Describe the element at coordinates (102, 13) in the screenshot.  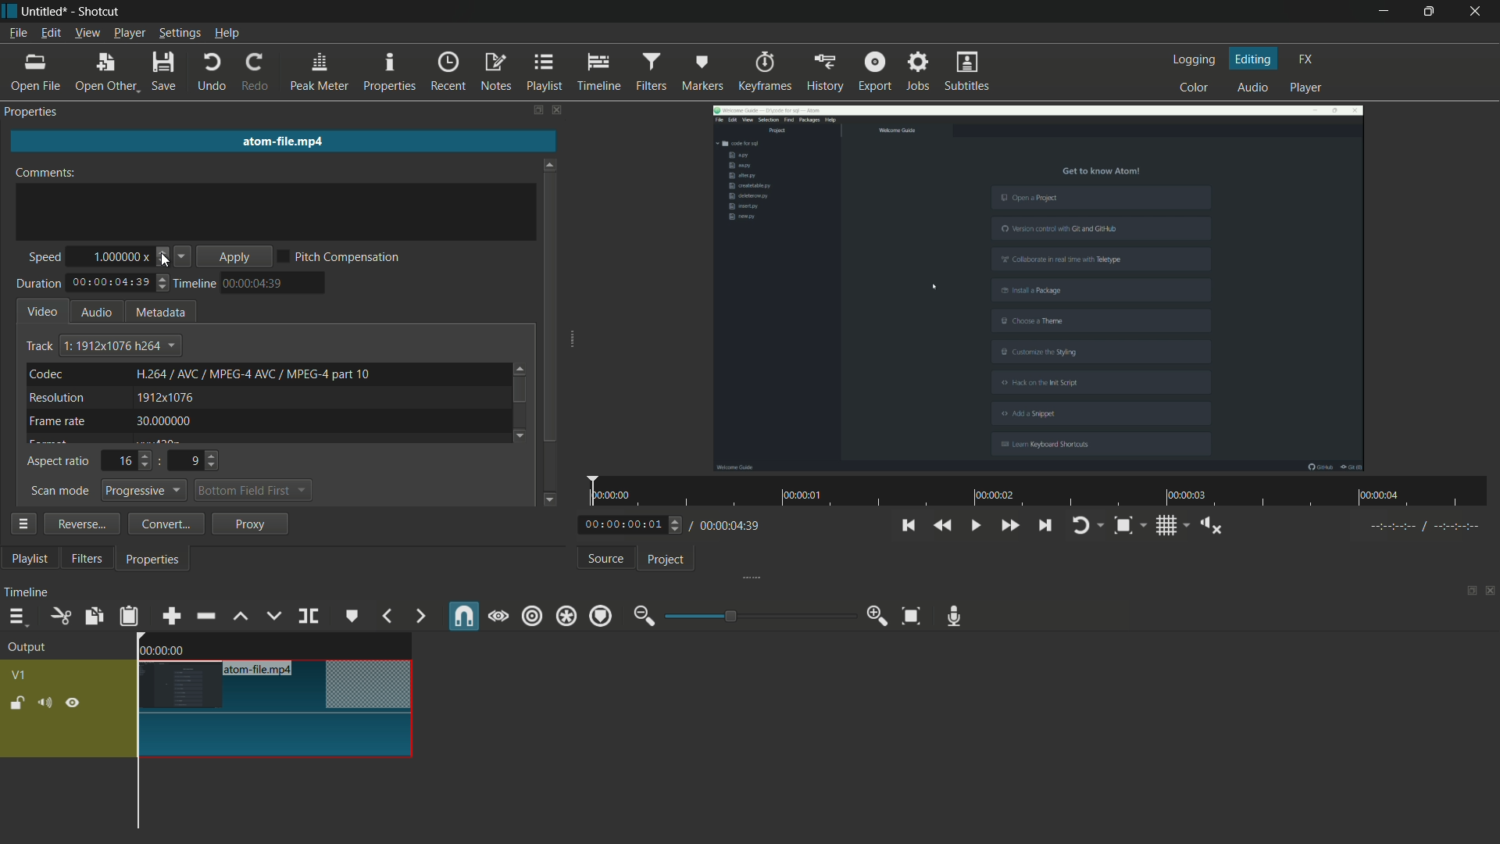
I see `app name` at that location.